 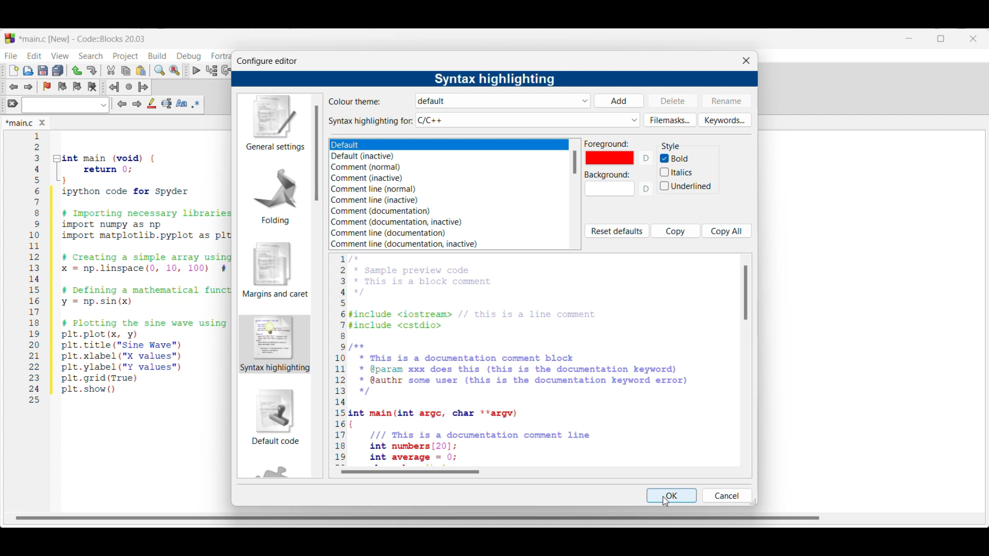 What do you see at coordinates (42, 123) in the screenshot?
I see `Close tab` at bounding box center [42, 123].